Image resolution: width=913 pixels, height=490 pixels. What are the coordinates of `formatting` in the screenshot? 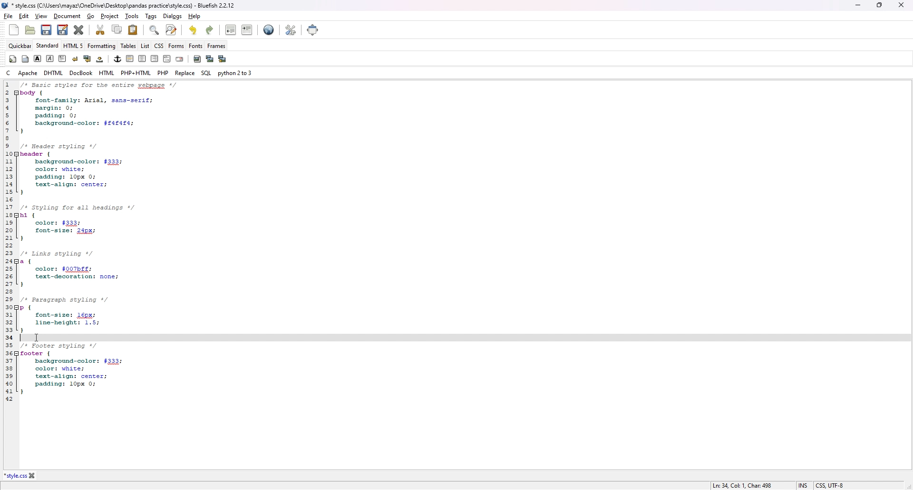 It's located at (102, 46).